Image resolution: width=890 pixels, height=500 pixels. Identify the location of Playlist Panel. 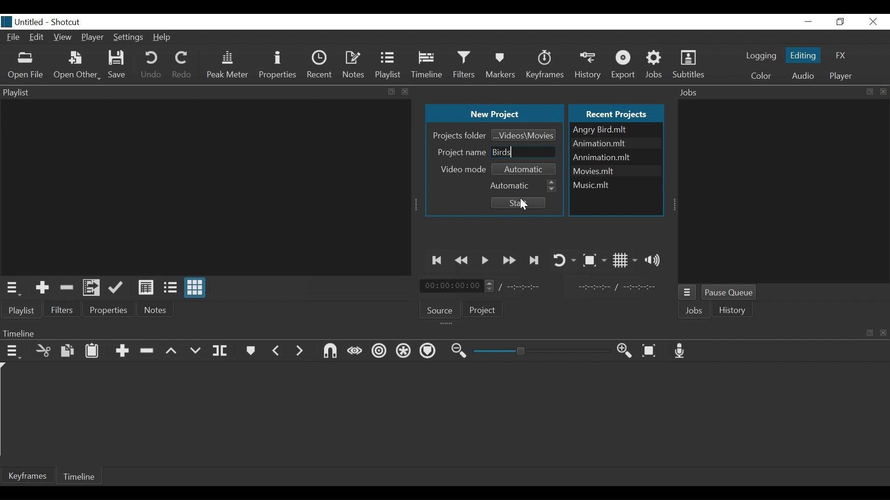
(206, 92).